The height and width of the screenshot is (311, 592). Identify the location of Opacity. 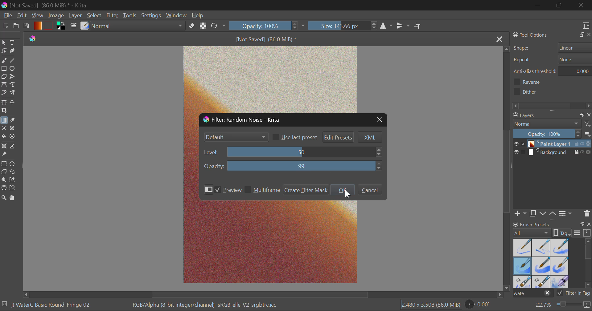
(292, 166).